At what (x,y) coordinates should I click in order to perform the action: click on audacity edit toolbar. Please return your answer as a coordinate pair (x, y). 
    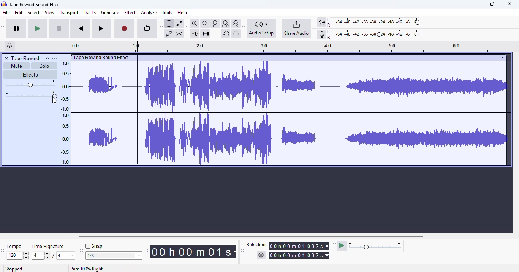
    Looking at the image, I should click on (186, 28).